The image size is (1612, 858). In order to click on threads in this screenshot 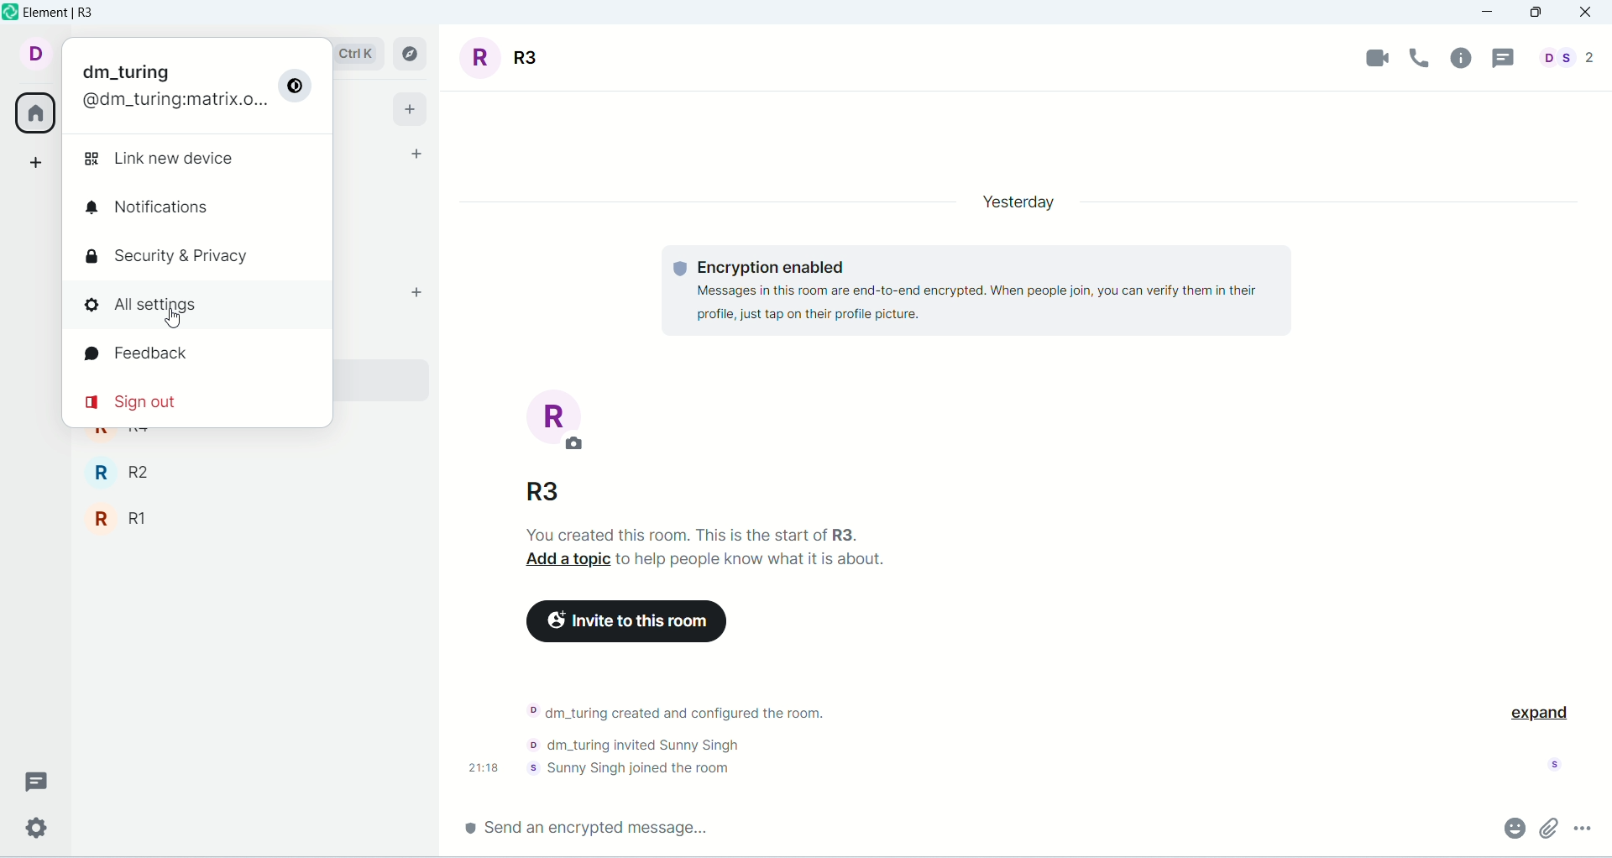, I will do `click(36, 778)`.